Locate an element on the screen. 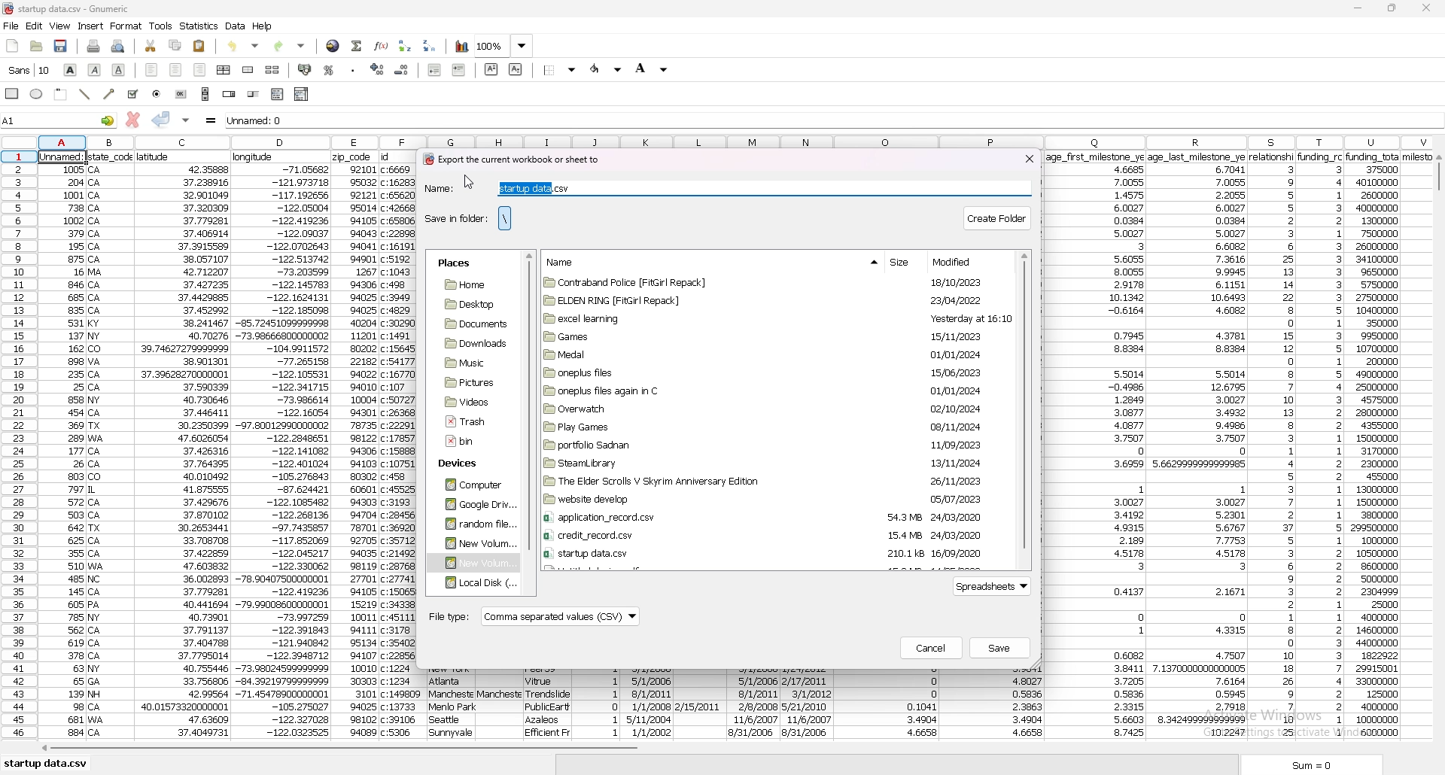 Image resolution: width=1445 pixels, height=775 pixels. data is located at coordinates (1321, 443).